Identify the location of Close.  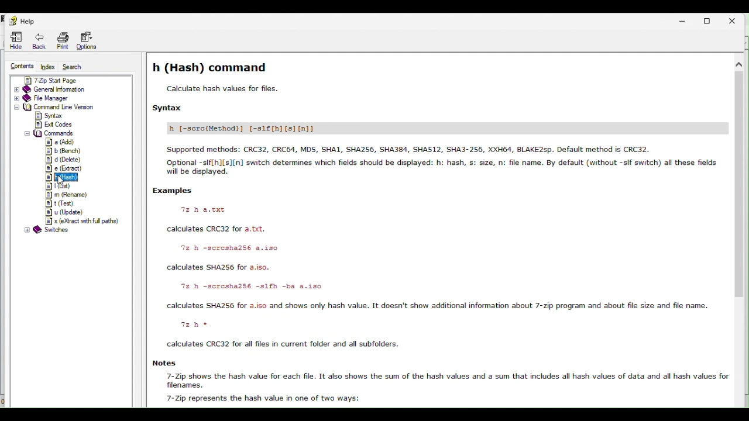
(737, 18).